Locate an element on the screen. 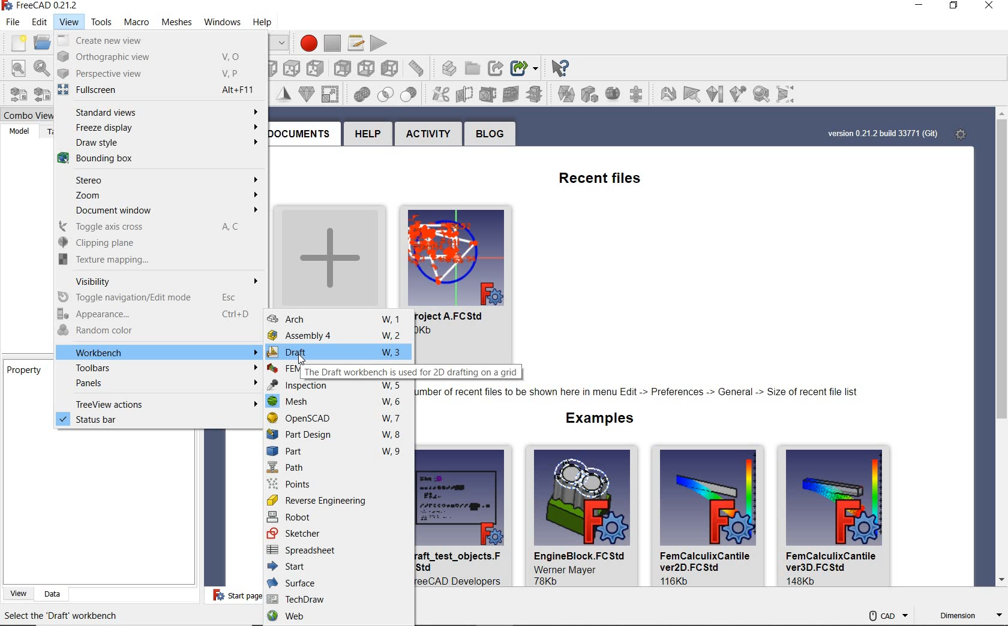  create mesh segments is located at coordinates (589, 94).